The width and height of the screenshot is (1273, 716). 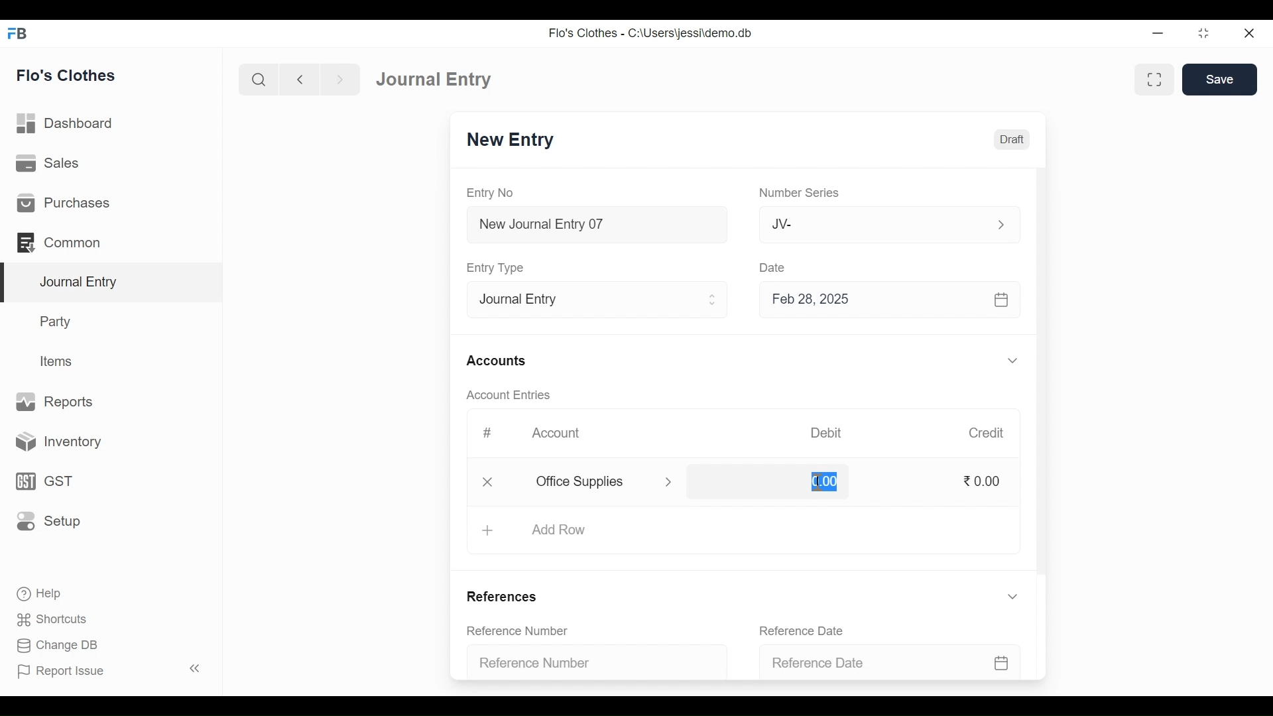 What do you see at coordinates (66, 123) in the screenshot?
I see `Dashboard` at bounding box center [66, 123].